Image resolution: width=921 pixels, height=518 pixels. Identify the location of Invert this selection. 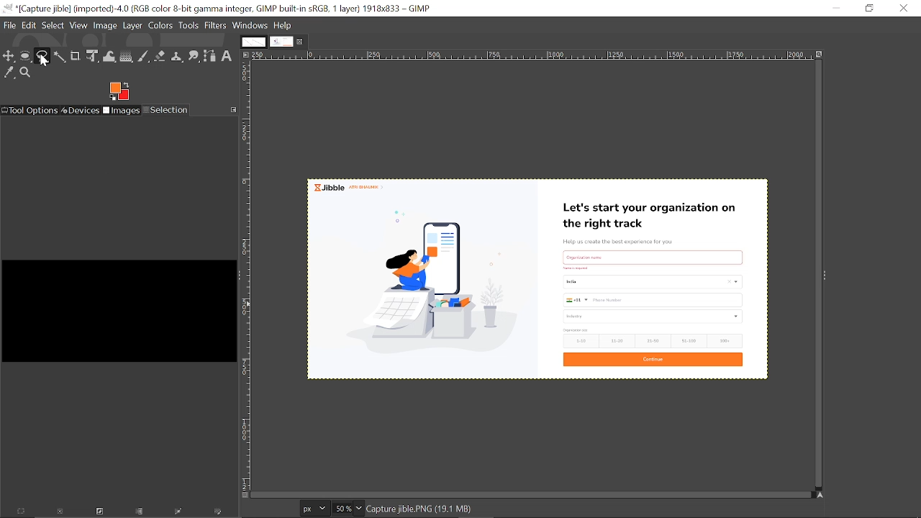
(97, 513).